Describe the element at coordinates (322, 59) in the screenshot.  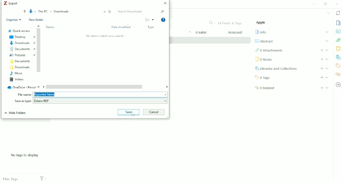
I see `Add` at that location.